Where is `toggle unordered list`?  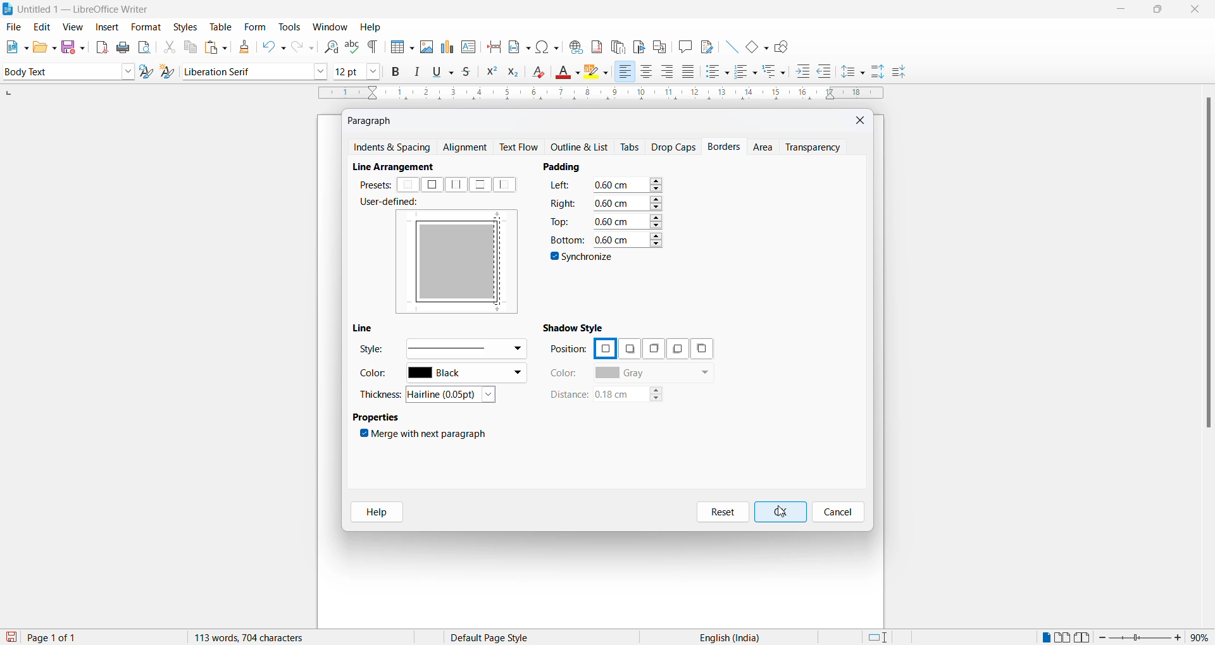
toggle unordered list is located at coordinates (717, 71).